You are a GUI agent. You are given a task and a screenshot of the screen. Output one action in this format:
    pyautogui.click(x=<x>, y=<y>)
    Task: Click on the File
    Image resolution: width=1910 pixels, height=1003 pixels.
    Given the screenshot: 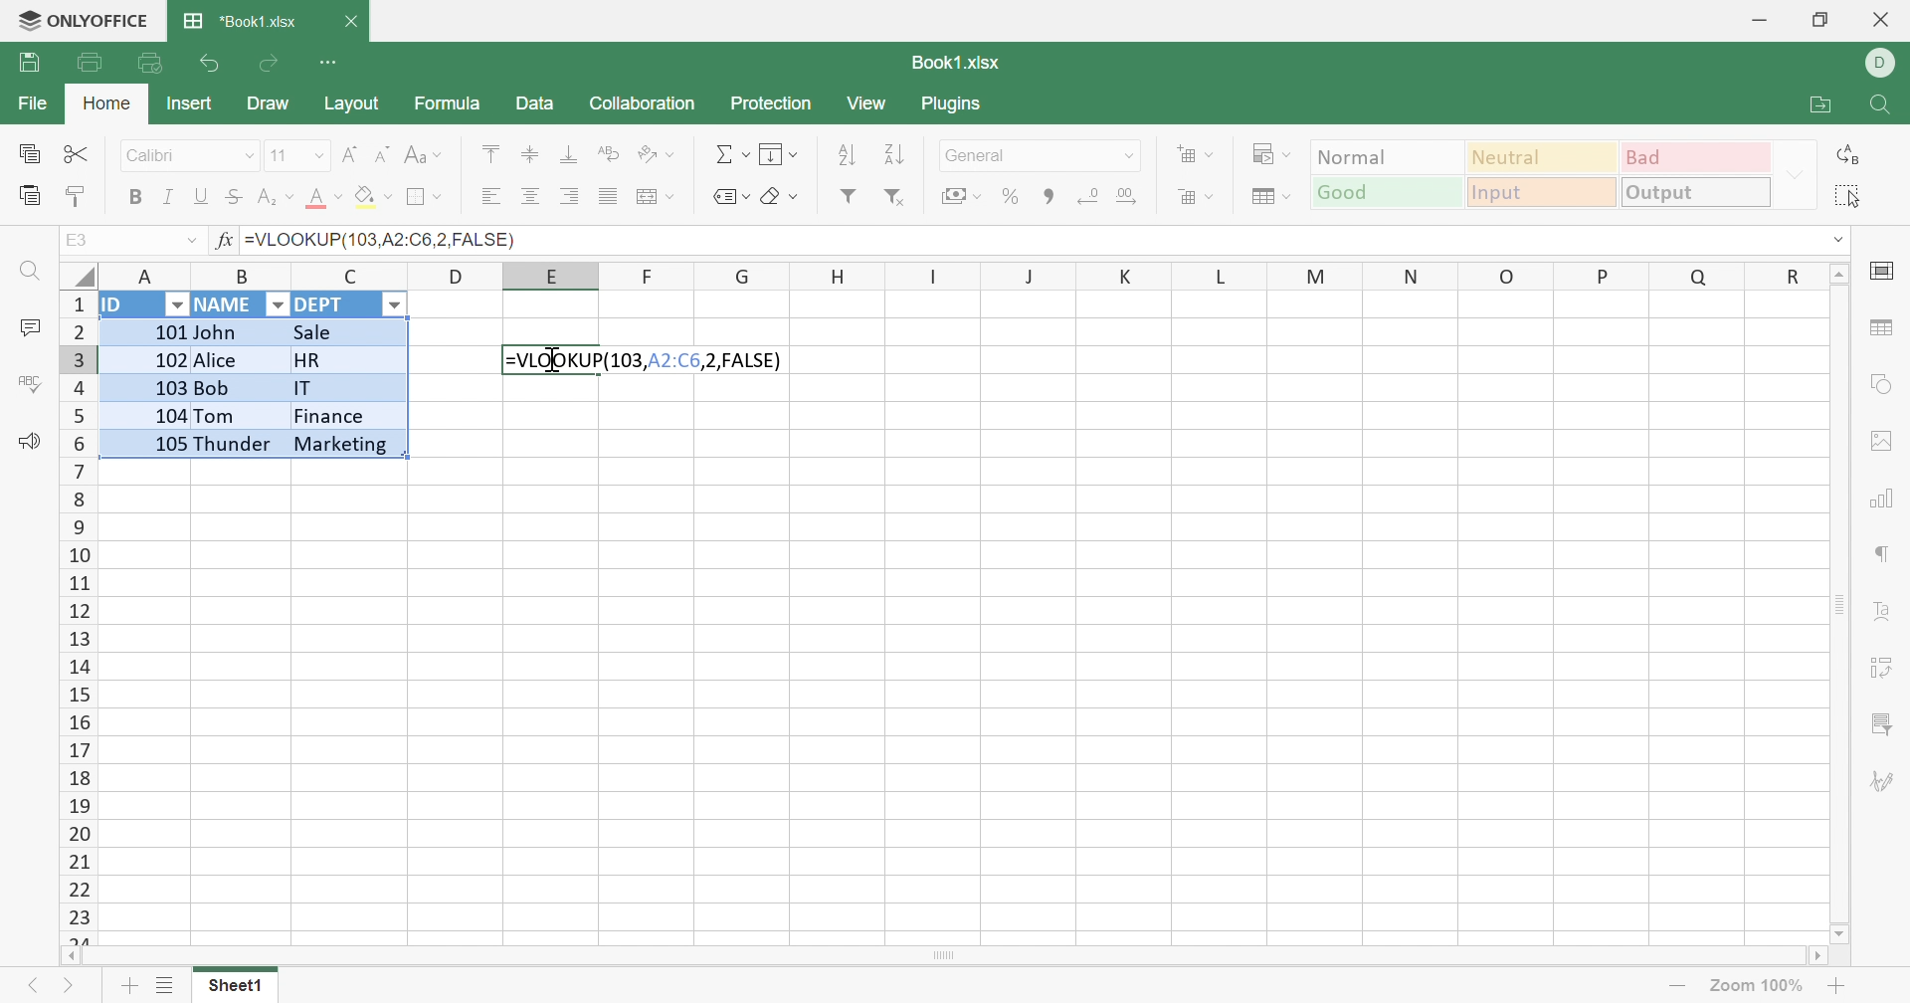 What is the action you would take?
    pyautogui.click(x=29, y=104)
    